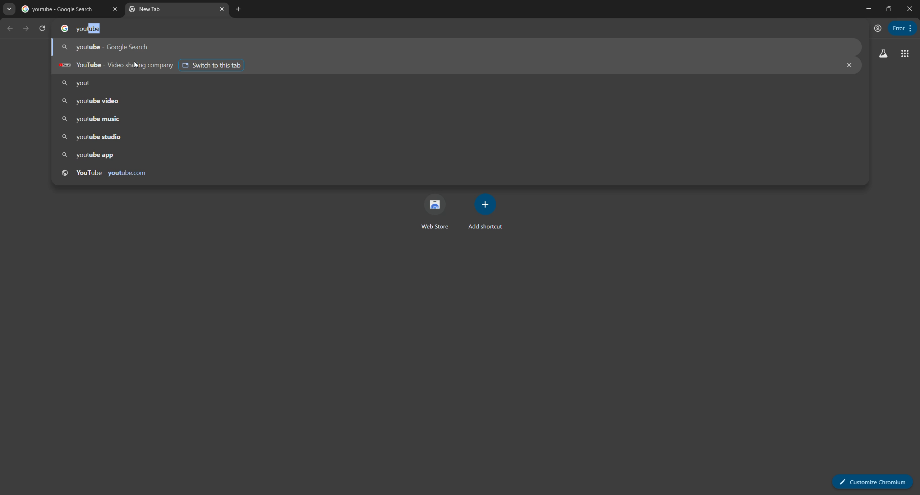  I want to click on new tab, so click(239, 9).